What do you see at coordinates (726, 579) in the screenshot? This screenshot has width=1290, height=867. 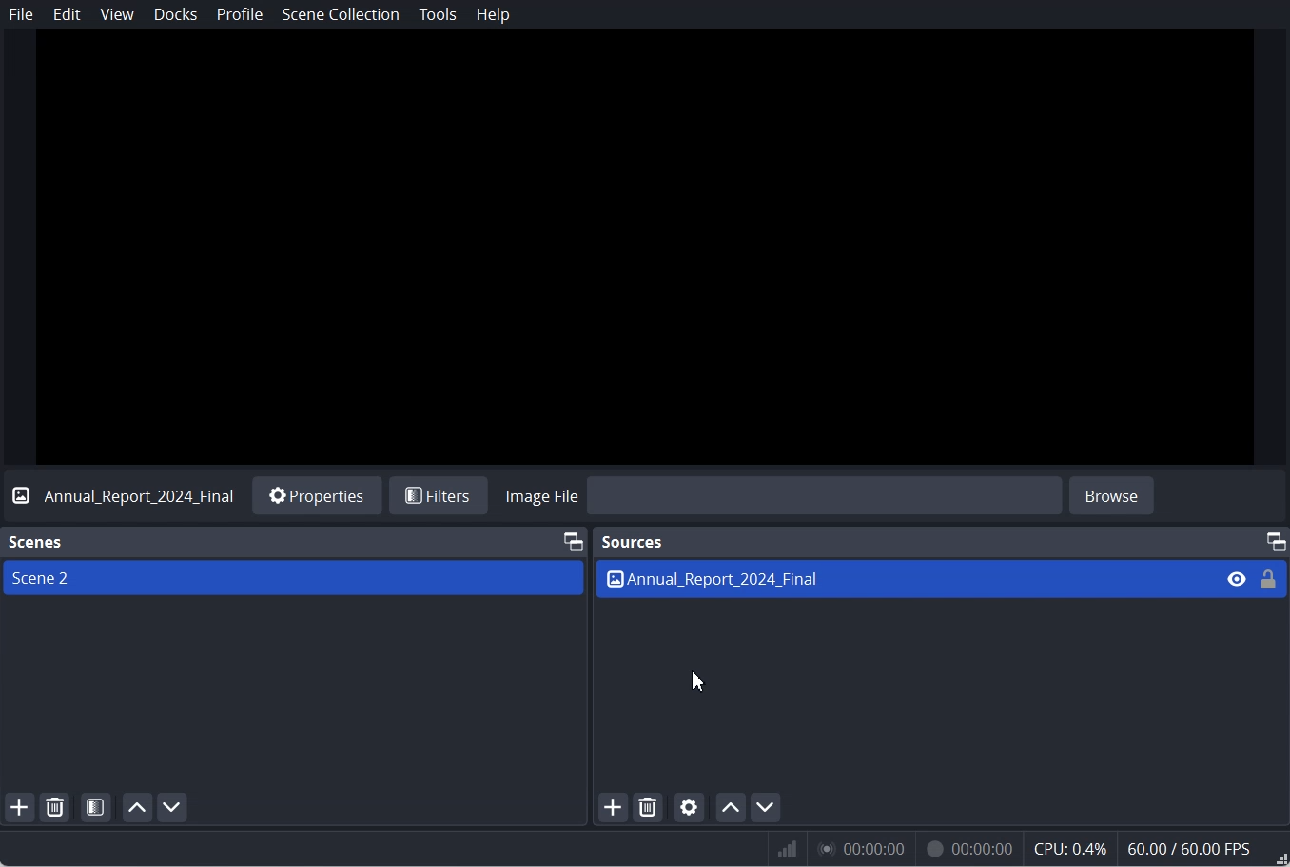 I see `Text` at bounding box center [726, 579].